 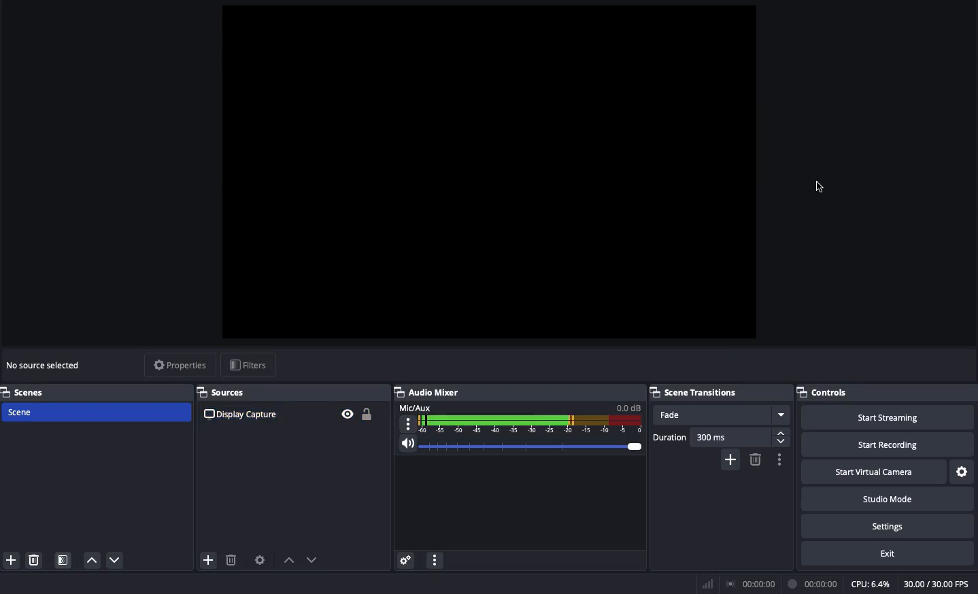 I want to click on Add, so click(x=207, y=561).